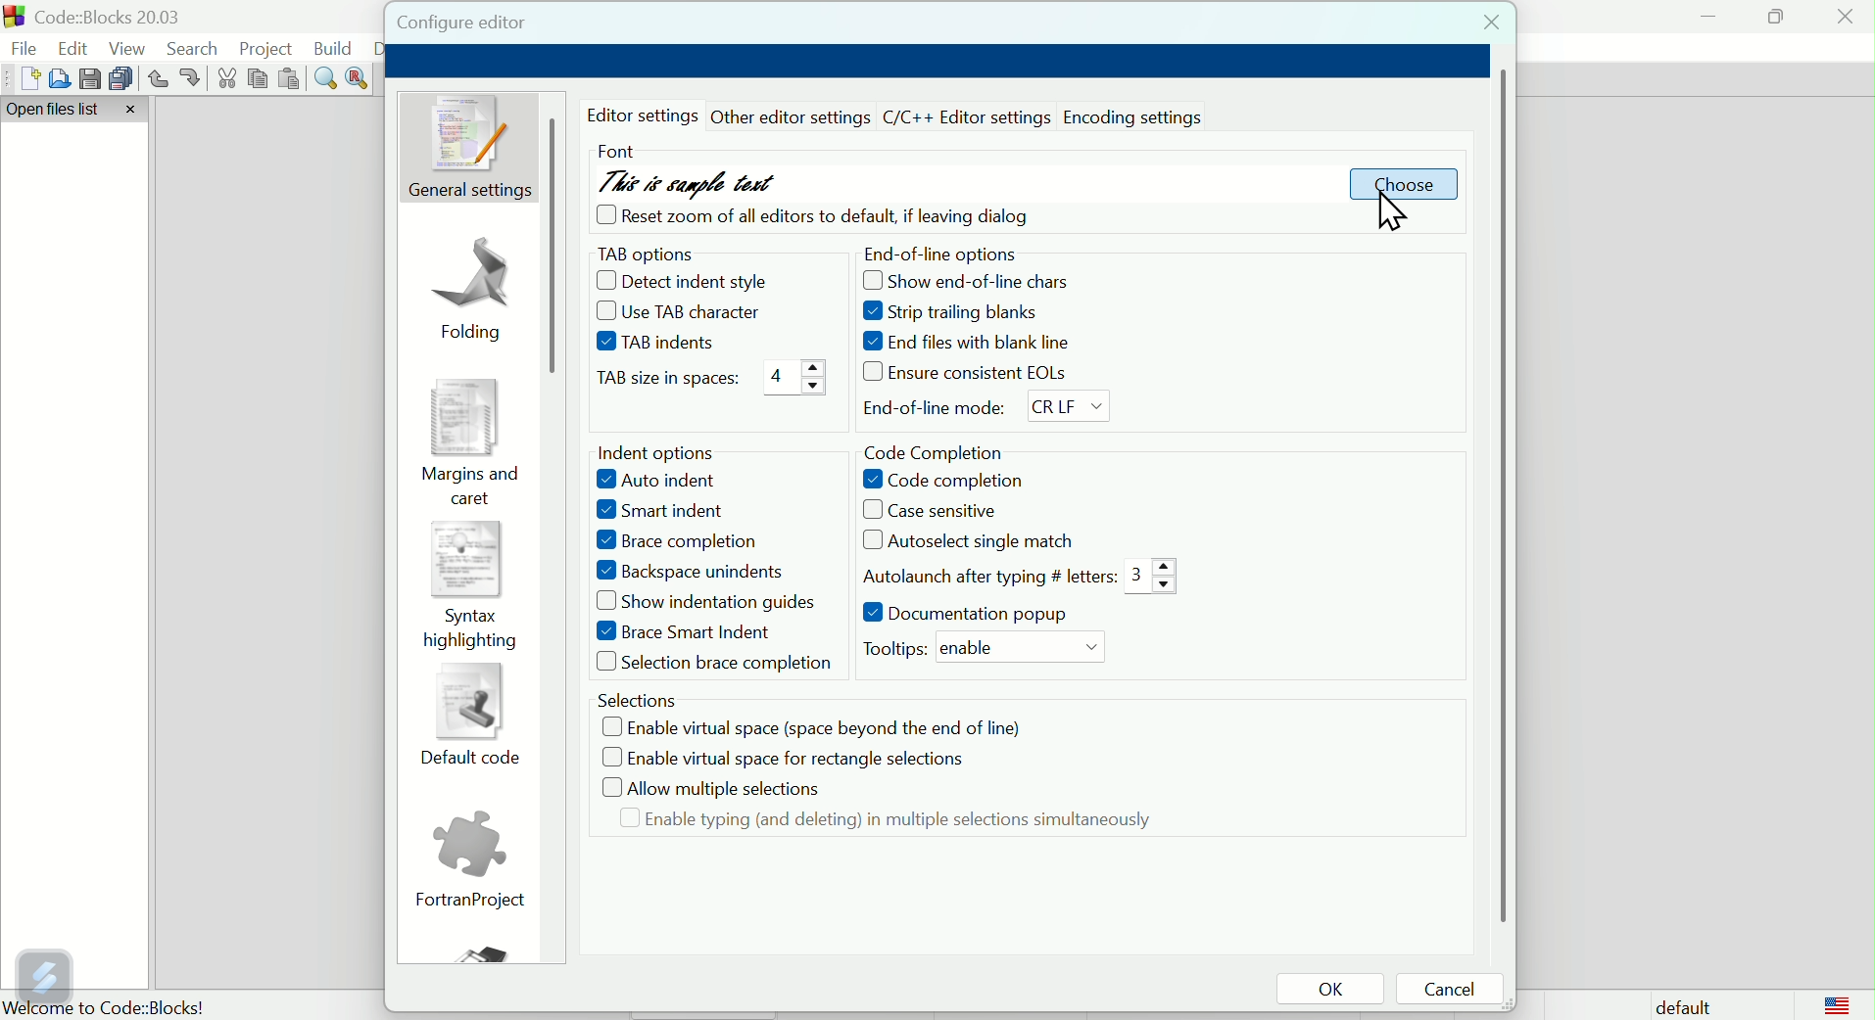 This screenshot has height=1020, width=1875. What do you see at coordinates (987, 540) in the screenshot?
I see `Auto select single match` at bounding box center [987, 540].